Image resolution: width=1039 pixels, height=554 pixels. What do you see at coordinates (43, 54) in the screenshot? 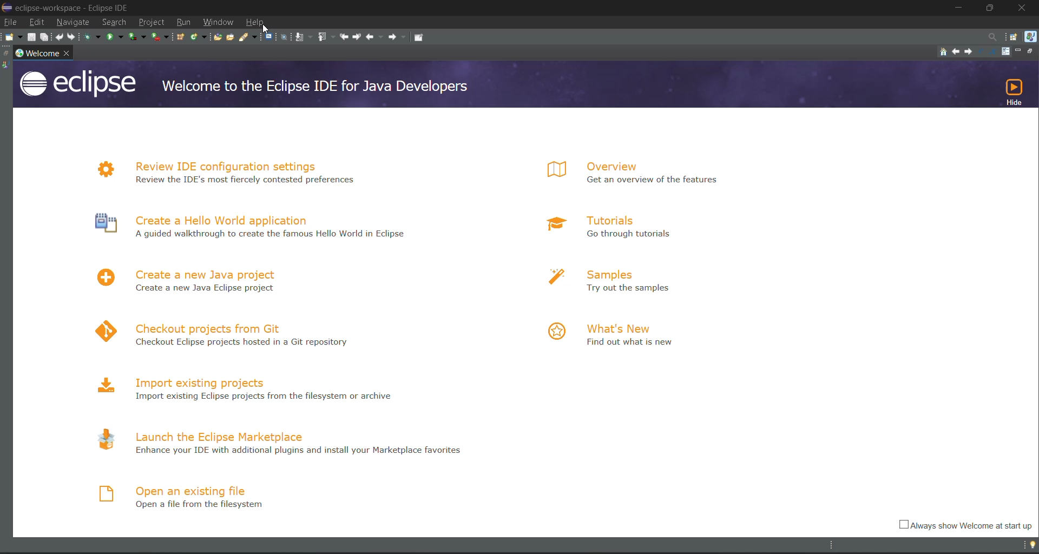
I see `workspace` at bounding box center [43, 54].